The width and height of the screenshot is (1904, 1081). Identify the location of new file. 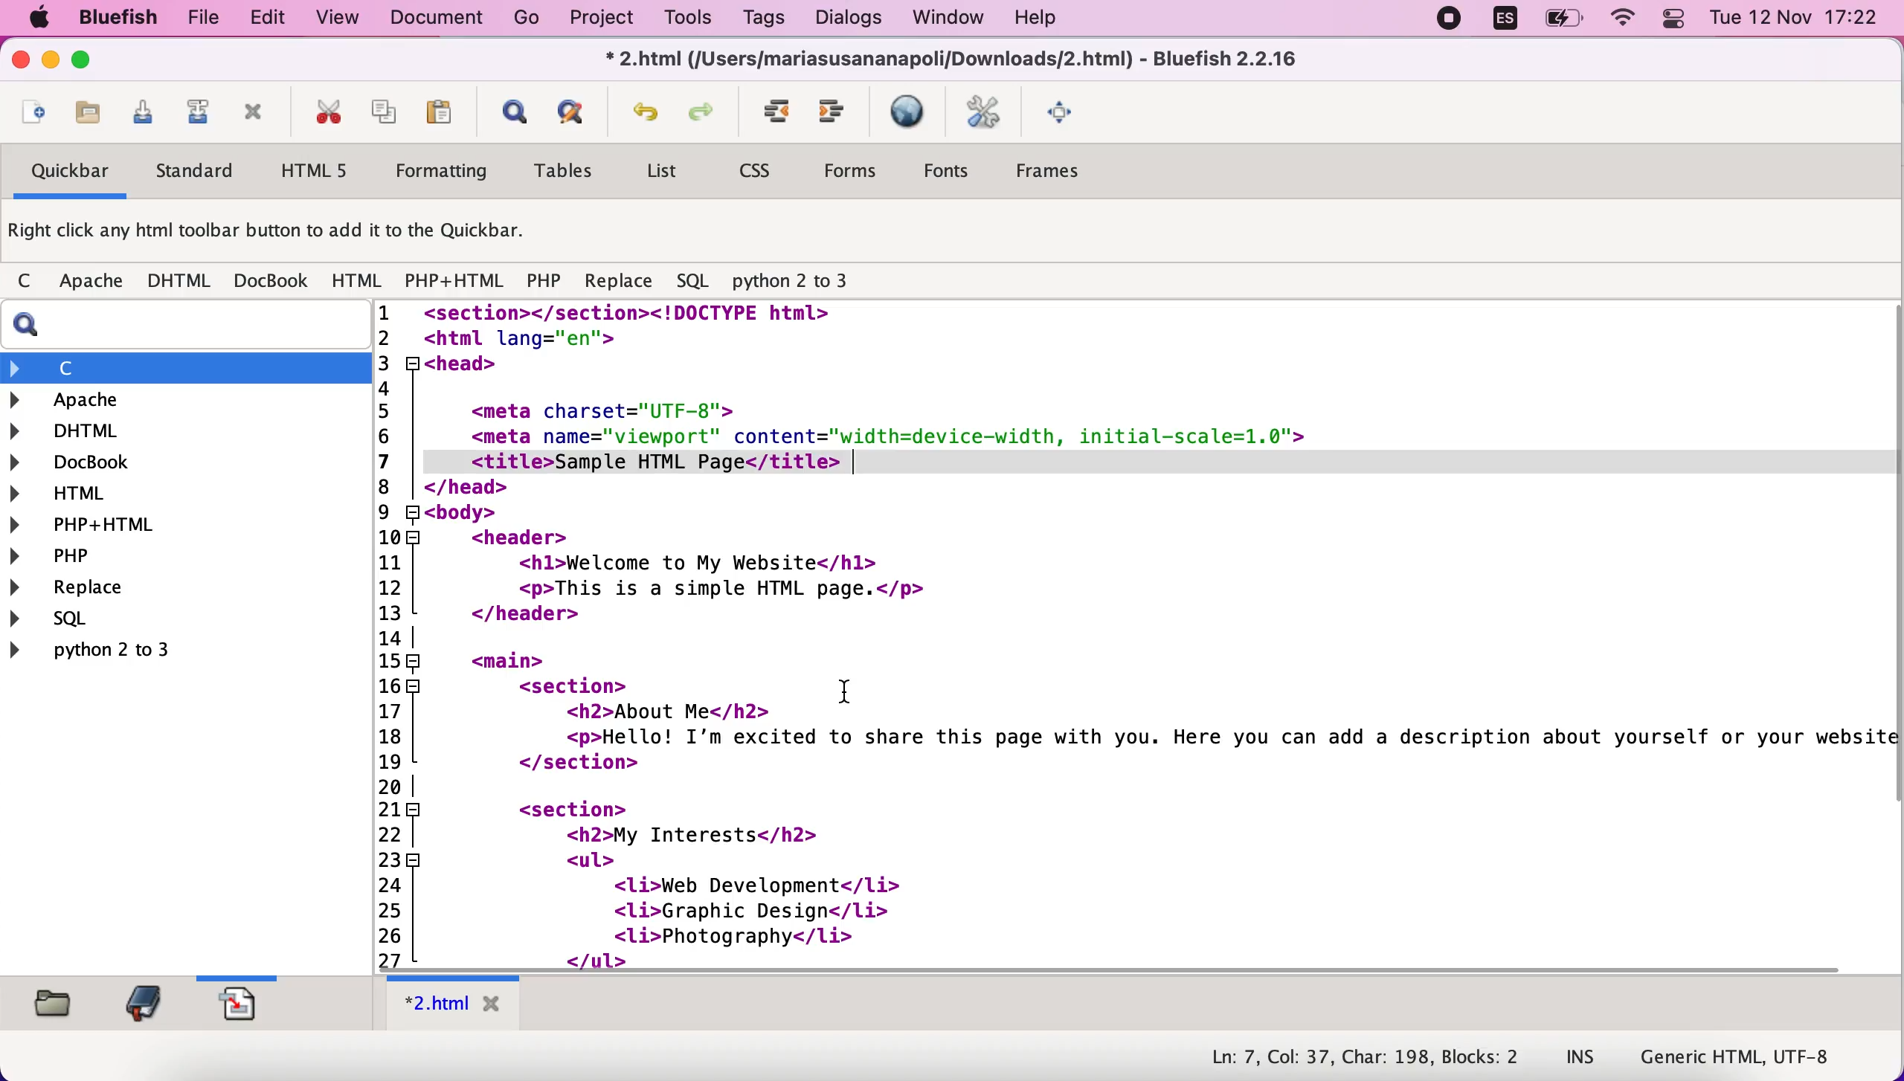
(34, 108).